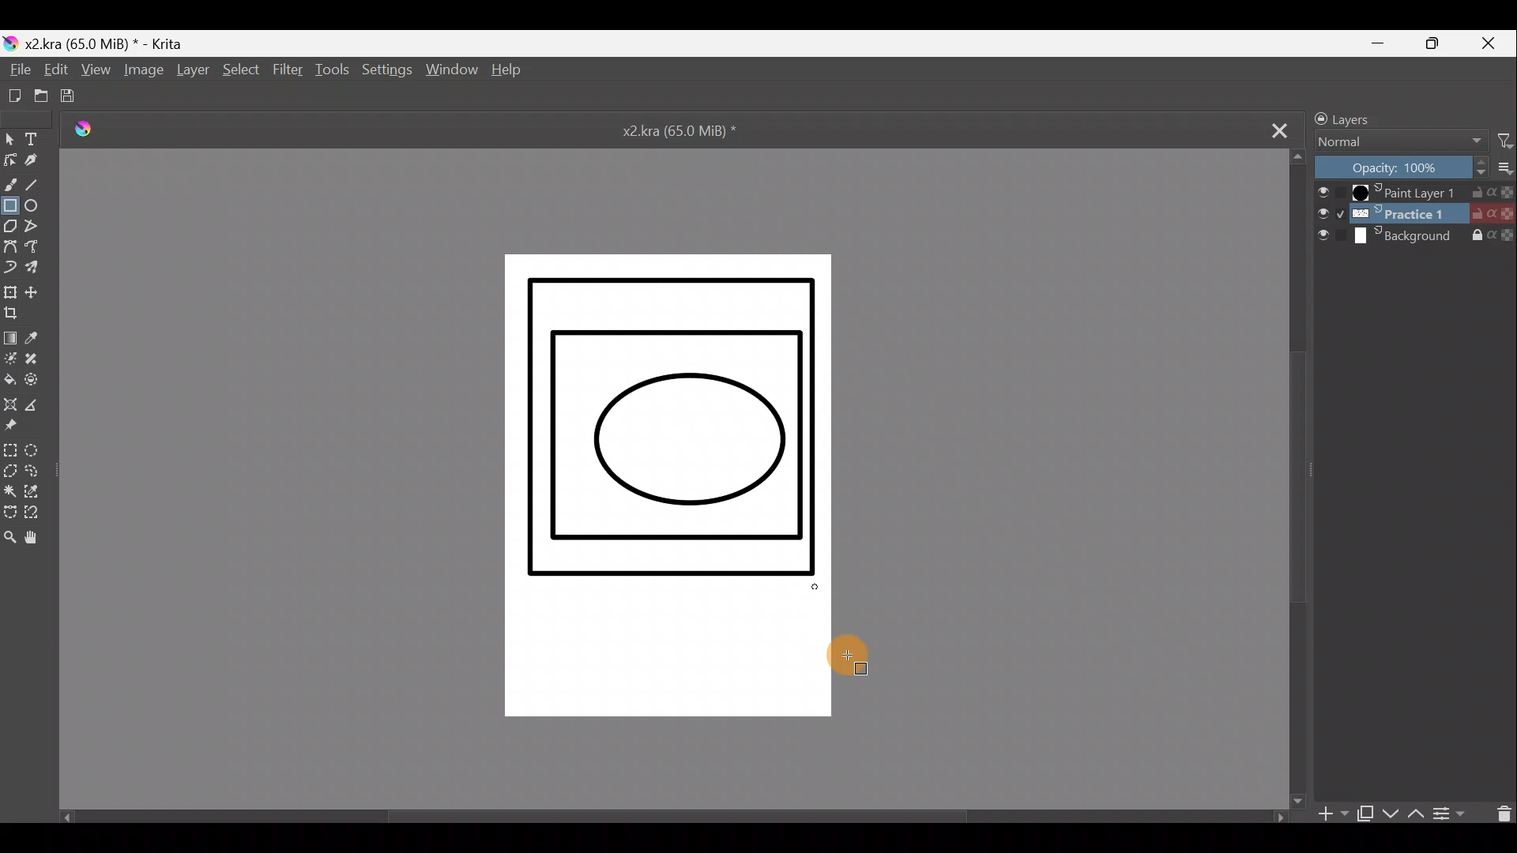  What do you see at coordinates (1453, 814) in the screenshot?
I see `View/change layer properties` at bounding box center [1453, 814].